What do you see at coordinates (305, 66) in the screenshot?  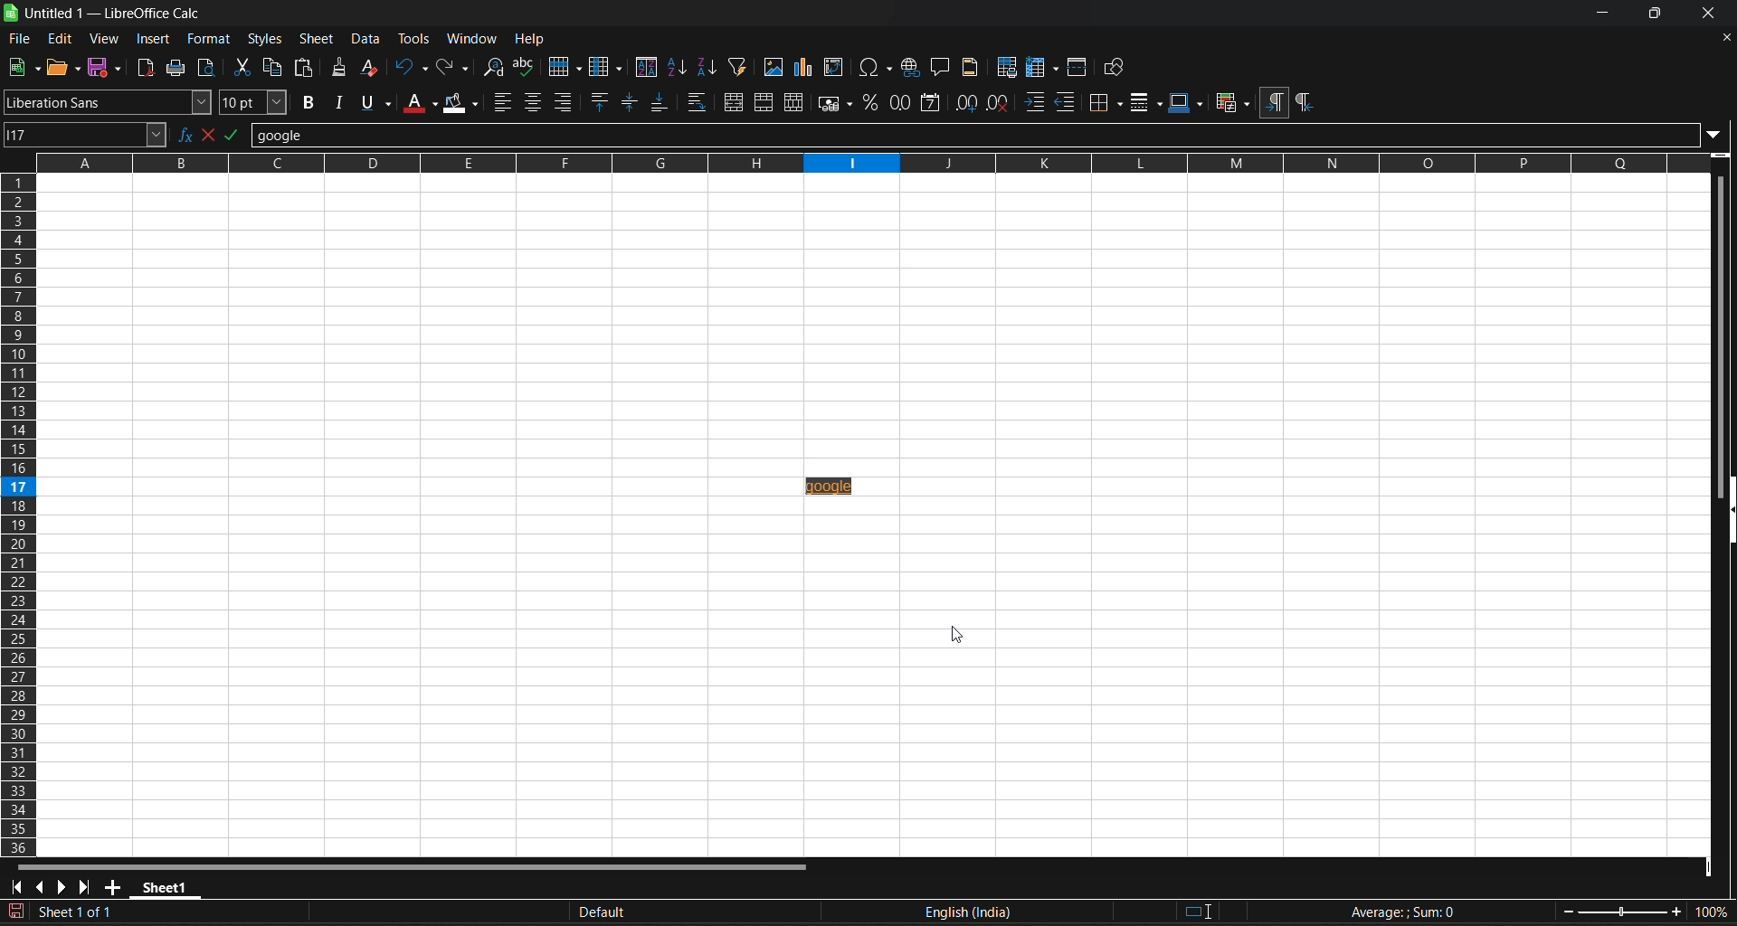 I see `paste` at bounding box center [305, 66].